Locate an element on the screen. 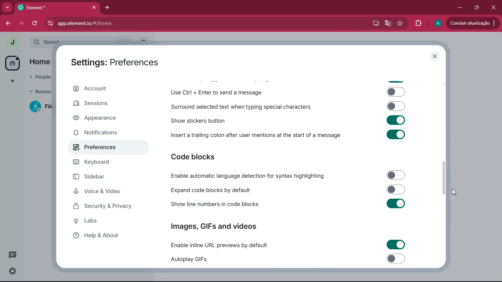  profile is located at coordinates (437, 23).